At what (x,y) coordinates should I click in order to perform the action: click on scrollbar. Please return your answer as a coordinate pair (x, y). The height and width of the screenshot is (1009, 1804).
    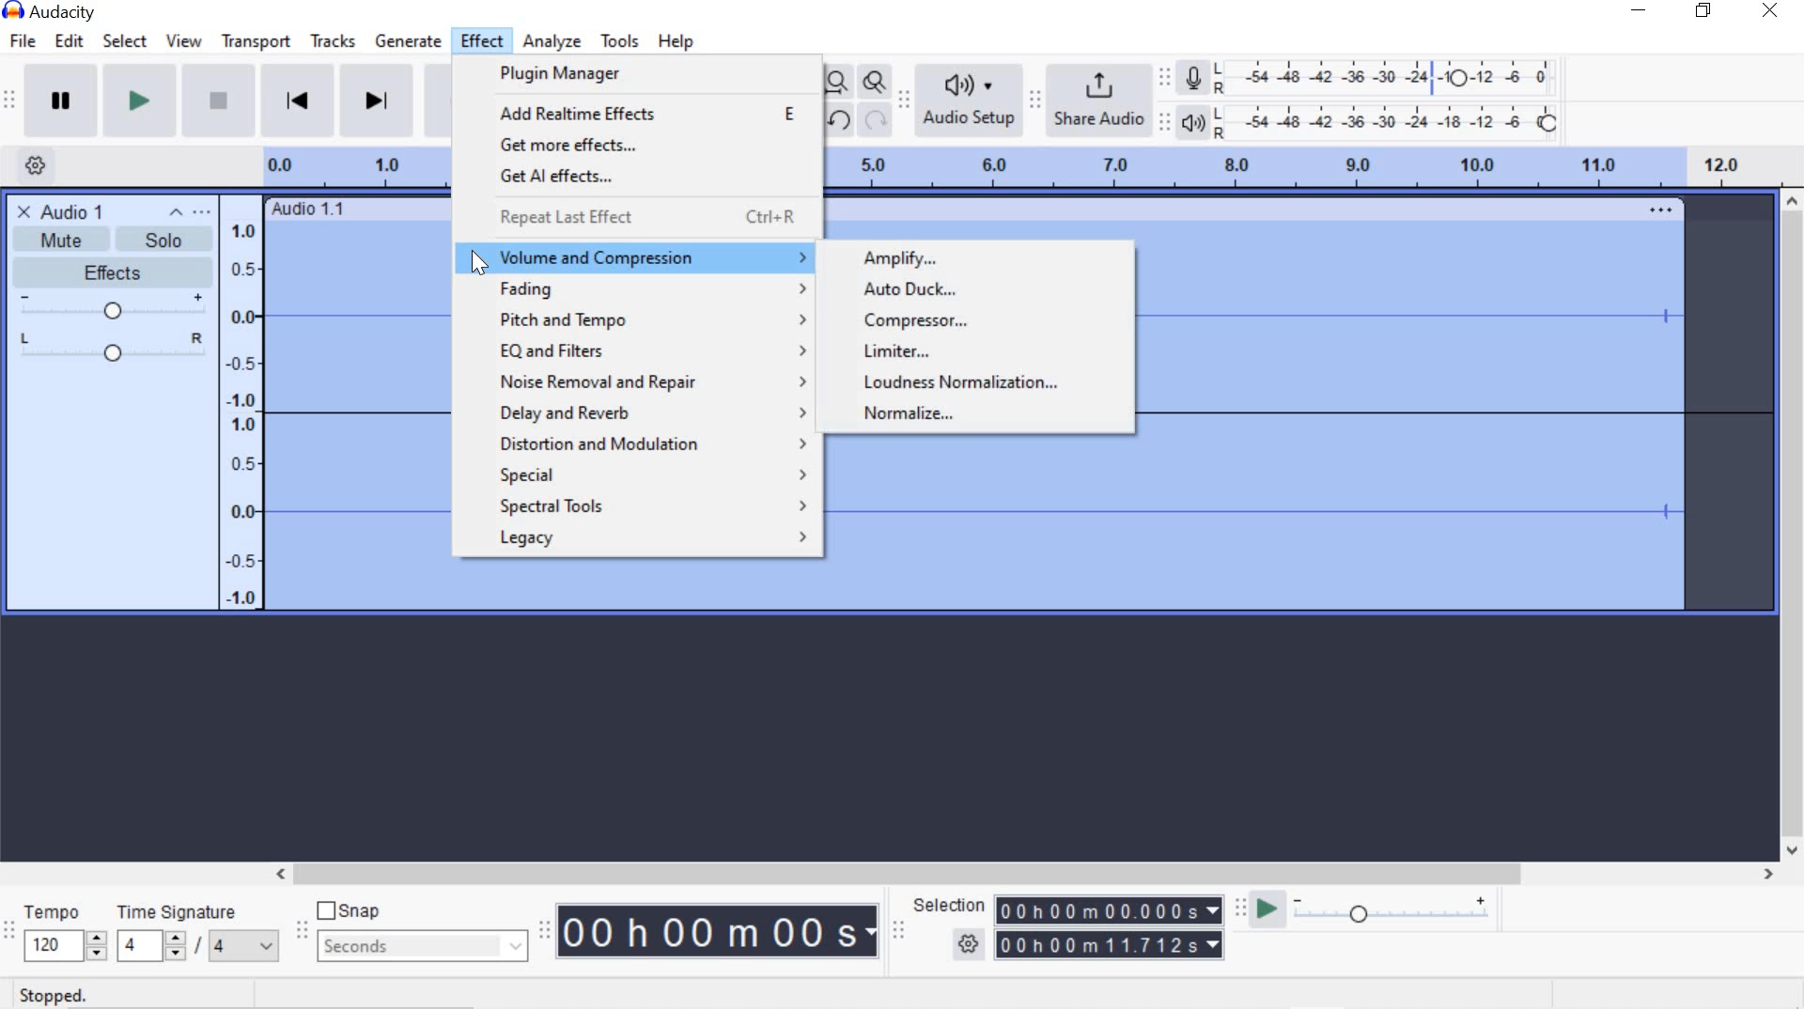
    Looking at the image, I should click on (1793, 525).